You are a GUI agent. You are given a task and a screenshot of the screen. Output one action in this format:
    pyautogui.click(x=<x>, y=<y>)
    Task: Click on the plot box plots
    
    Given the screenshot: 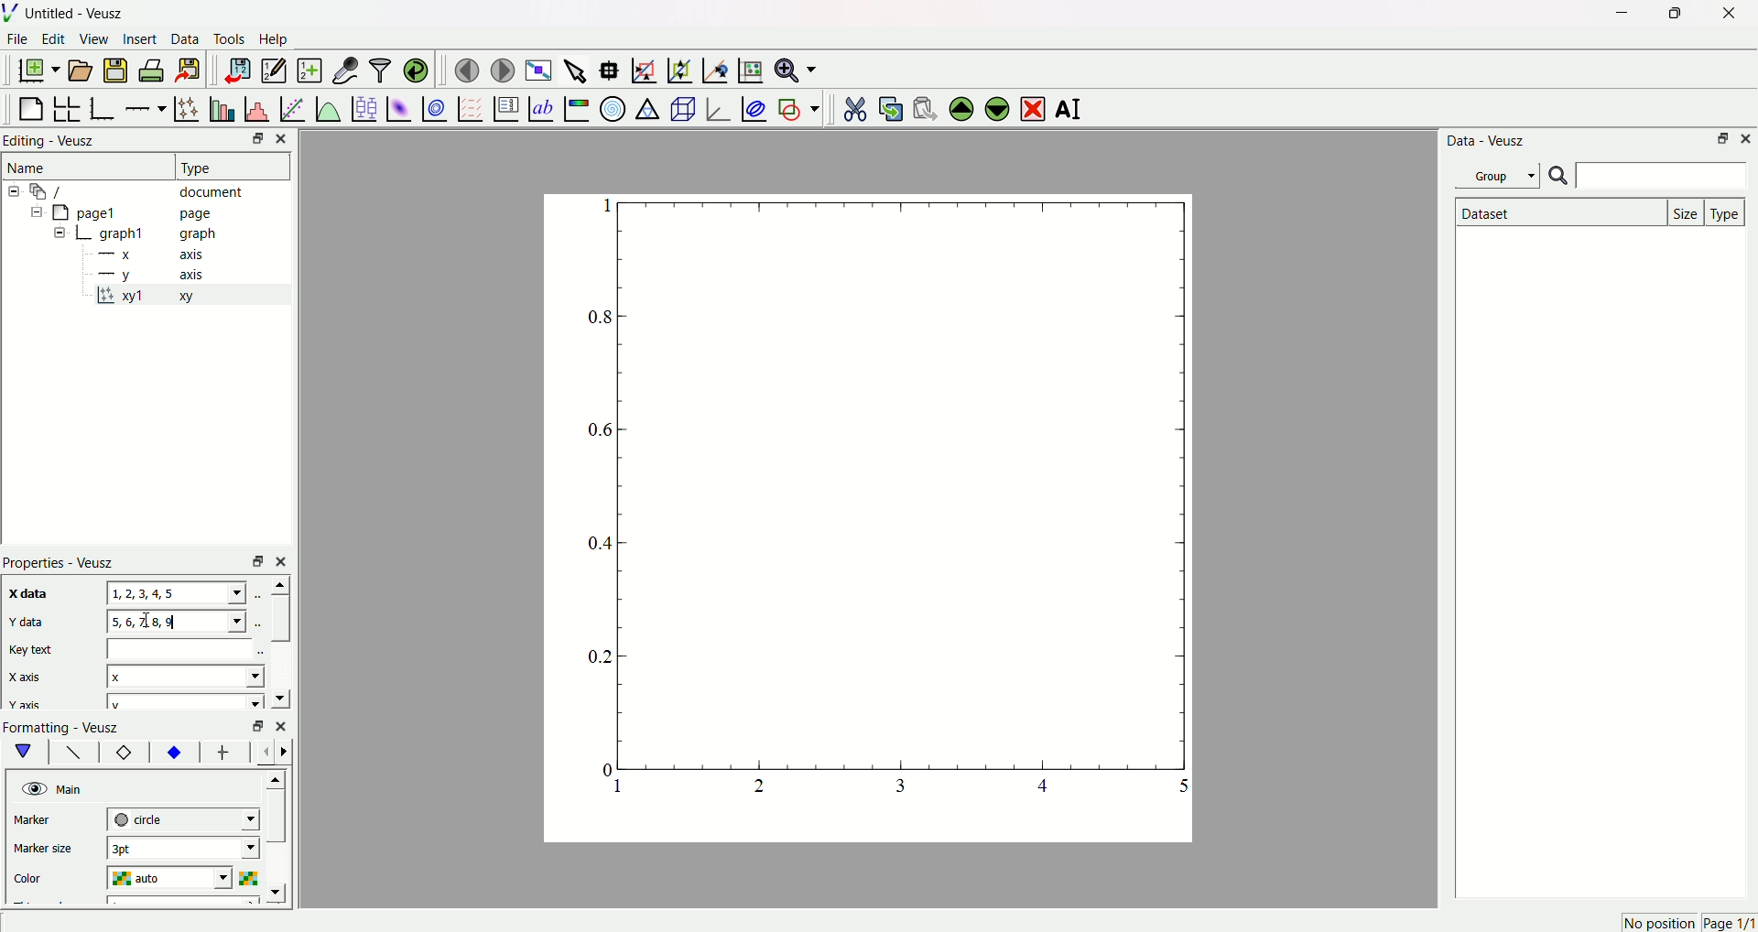 What is the action you would take?
    pyautogui.click(x=364, y=106)
    